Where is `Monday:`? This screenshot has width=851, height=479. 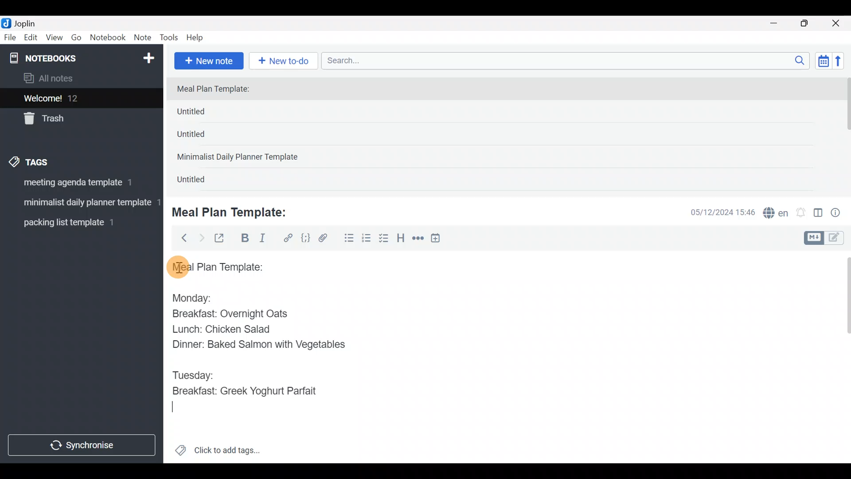 Monday: is located at coordinates (186, 297).